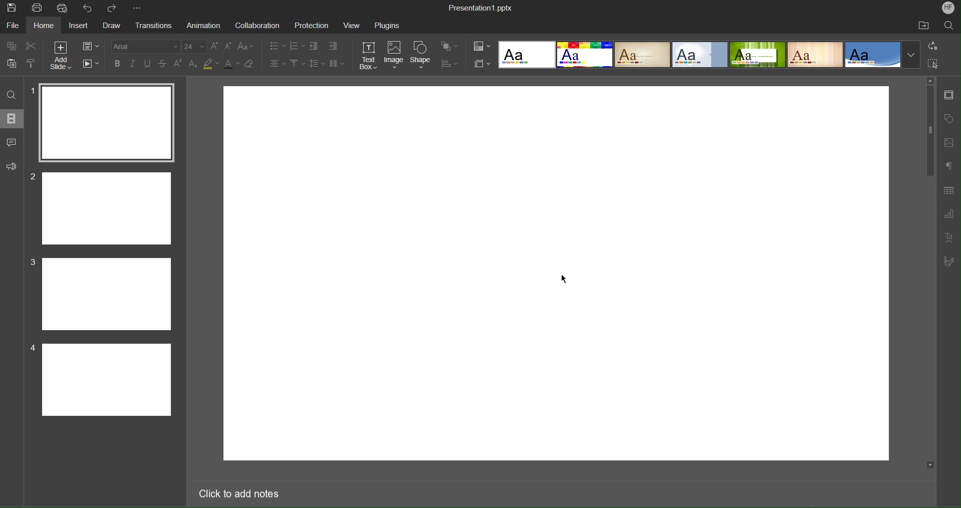 The width and height of the screenshot is (961, 508). What do you see at coordinates (64, 9) in the screenshot?
I see `Quick Print` at bounding box center [64, 9].